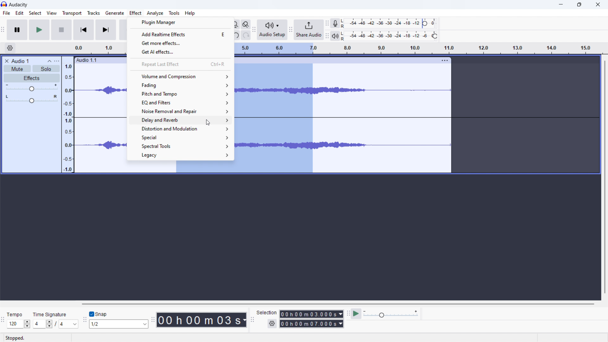 The width and height of the screenshot is (608, 342). What do you see at coordinates (7, 13) in the screenshot?
I see `file` at bounding box center [7, 13].